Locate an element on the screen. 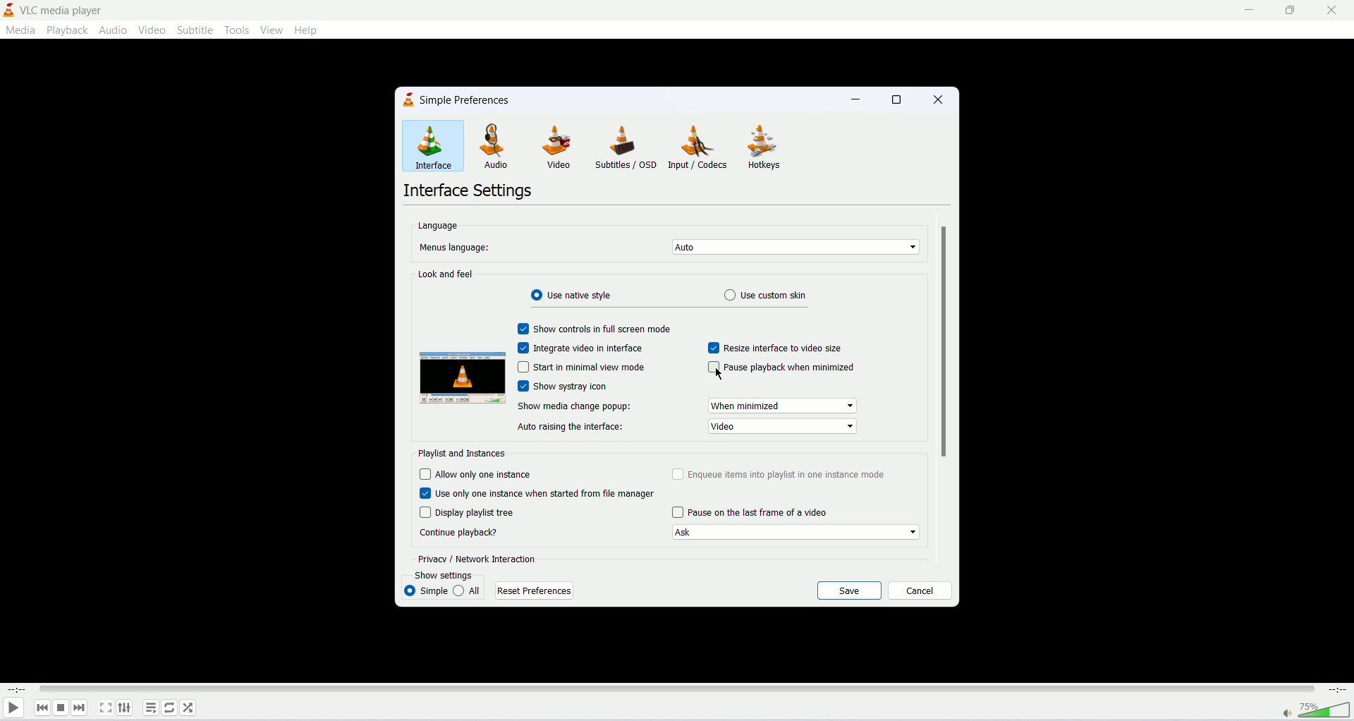 The height and width of the screenshot is (721, 1354). reset preferences is located at coordinates (536, 591).